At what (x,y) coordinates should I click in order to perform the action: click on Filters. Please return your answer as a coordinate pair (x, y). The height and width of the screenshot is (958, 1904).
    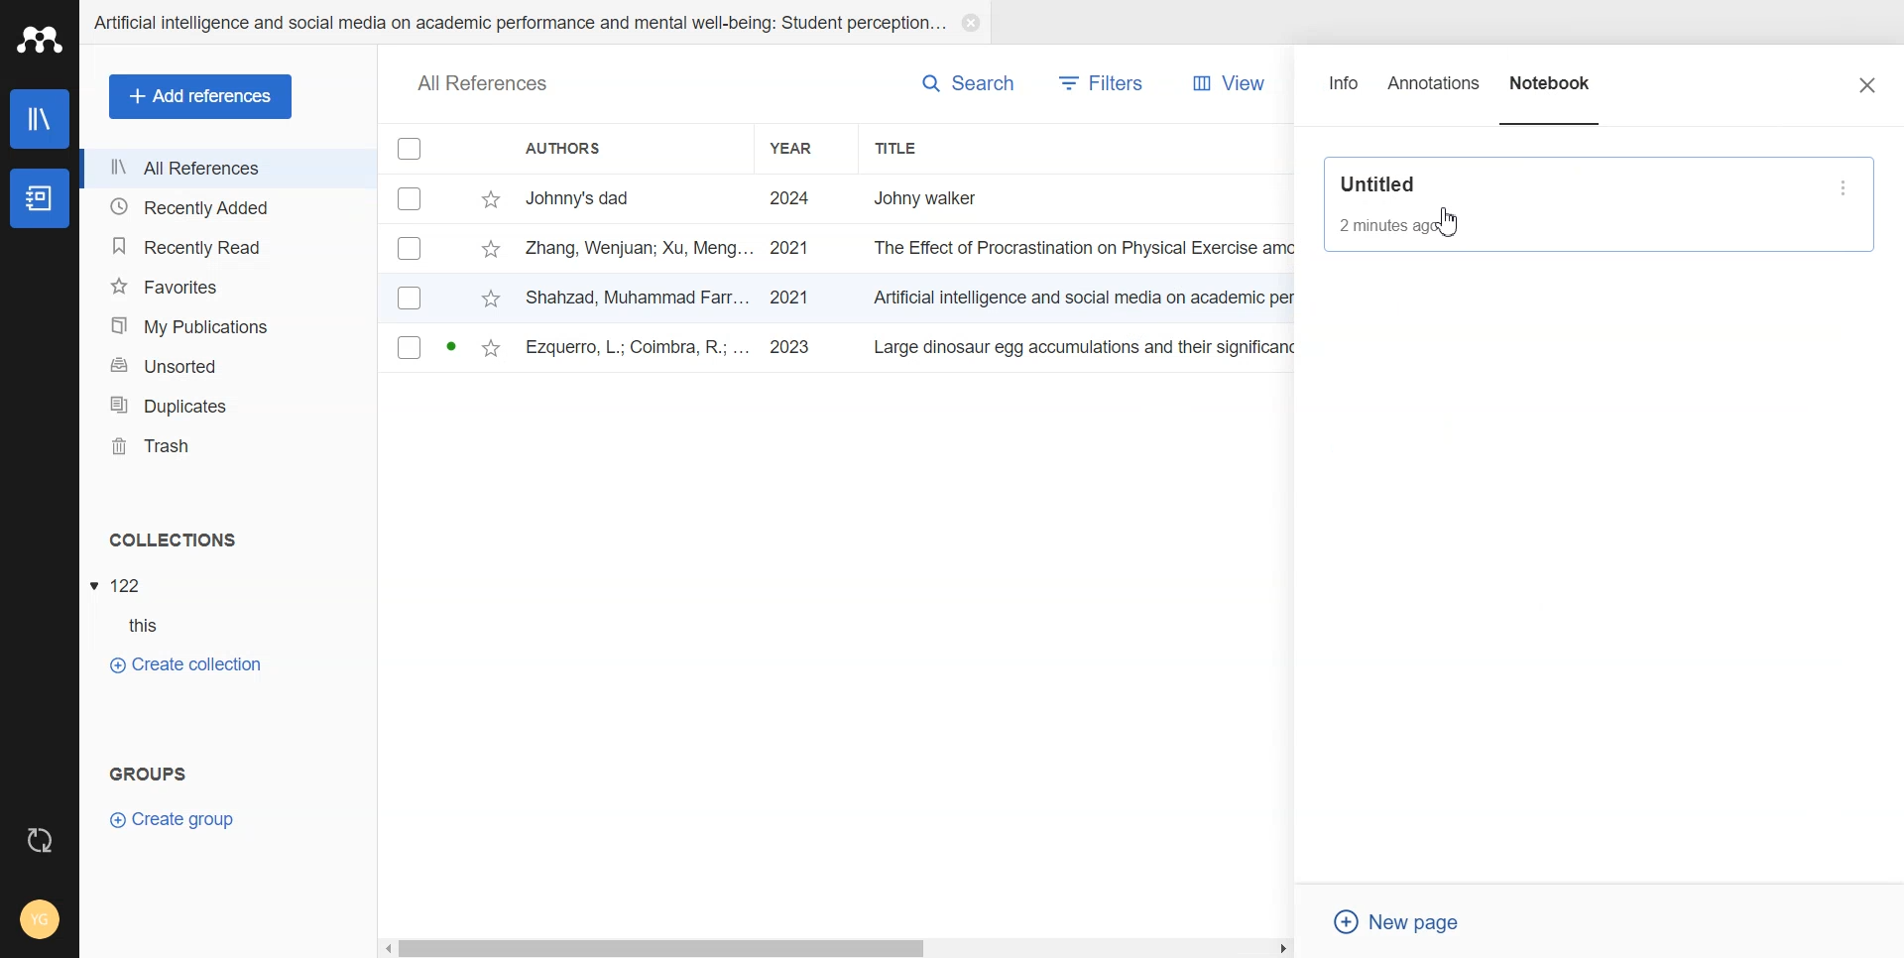
    Looking at the image, I should click on (1103, 83).